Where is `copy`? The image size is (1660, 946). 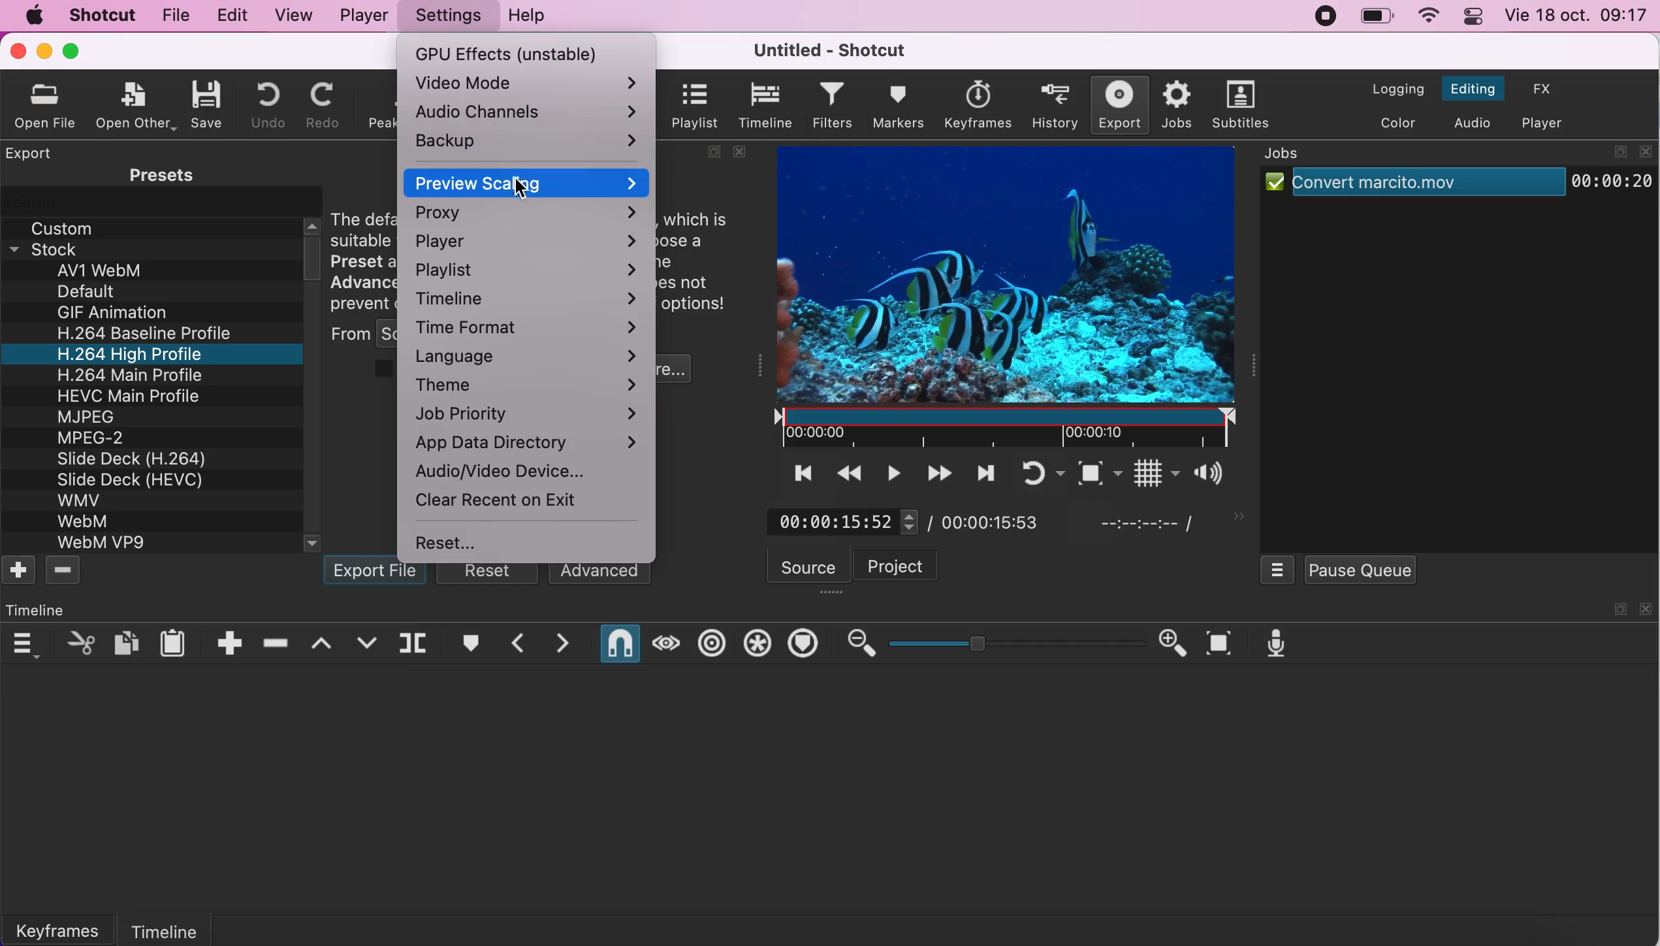
copy is located at coordinates (122, 643).